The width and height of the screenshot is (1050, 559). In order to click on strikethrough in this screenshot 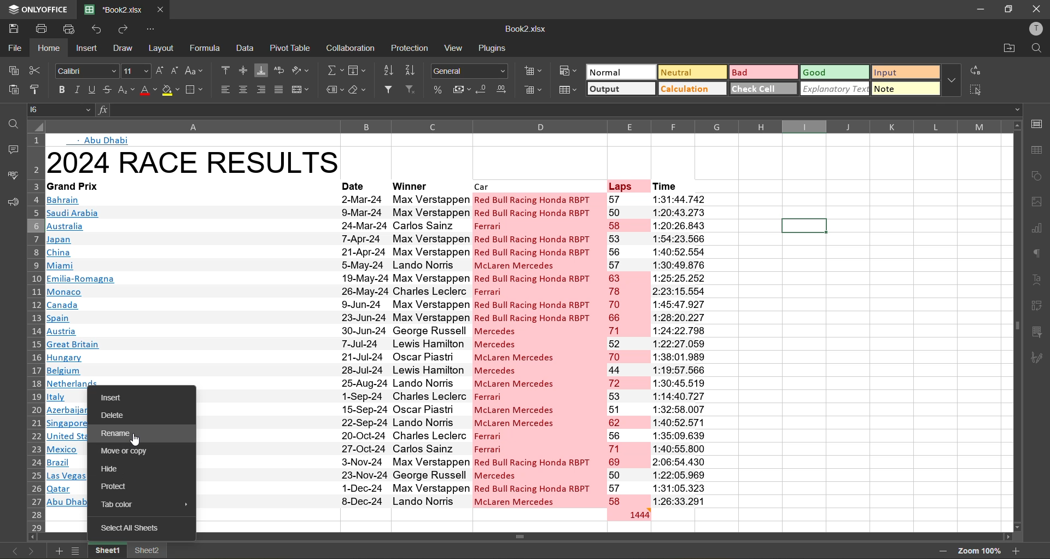, I will do `click(105, 90)`.